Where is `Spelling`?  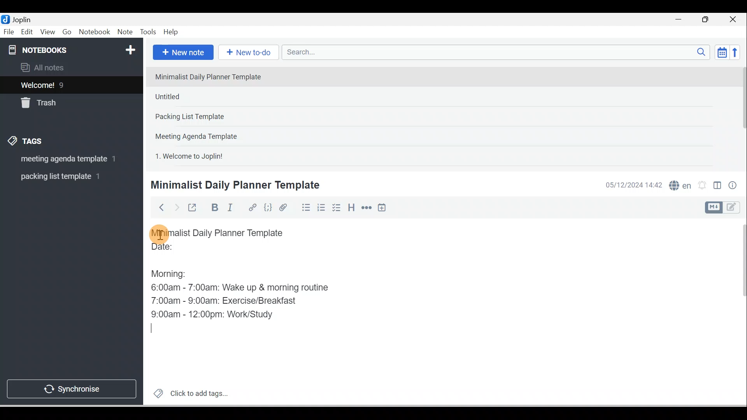 Spelling is located at coordinates (679, 184).